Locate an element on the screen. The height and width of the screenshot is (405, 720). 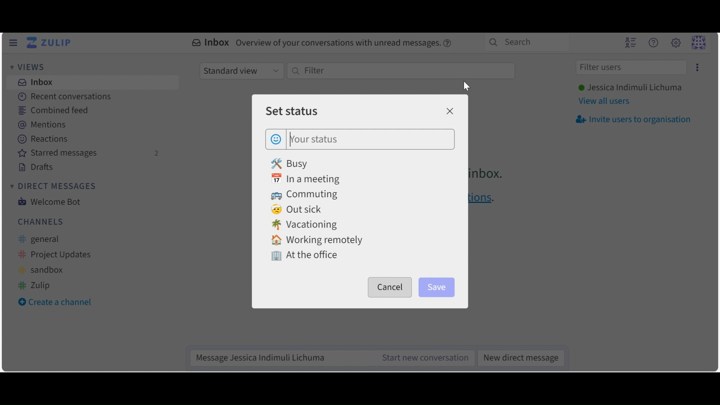
Inbox is located at coordinates (34, 82).